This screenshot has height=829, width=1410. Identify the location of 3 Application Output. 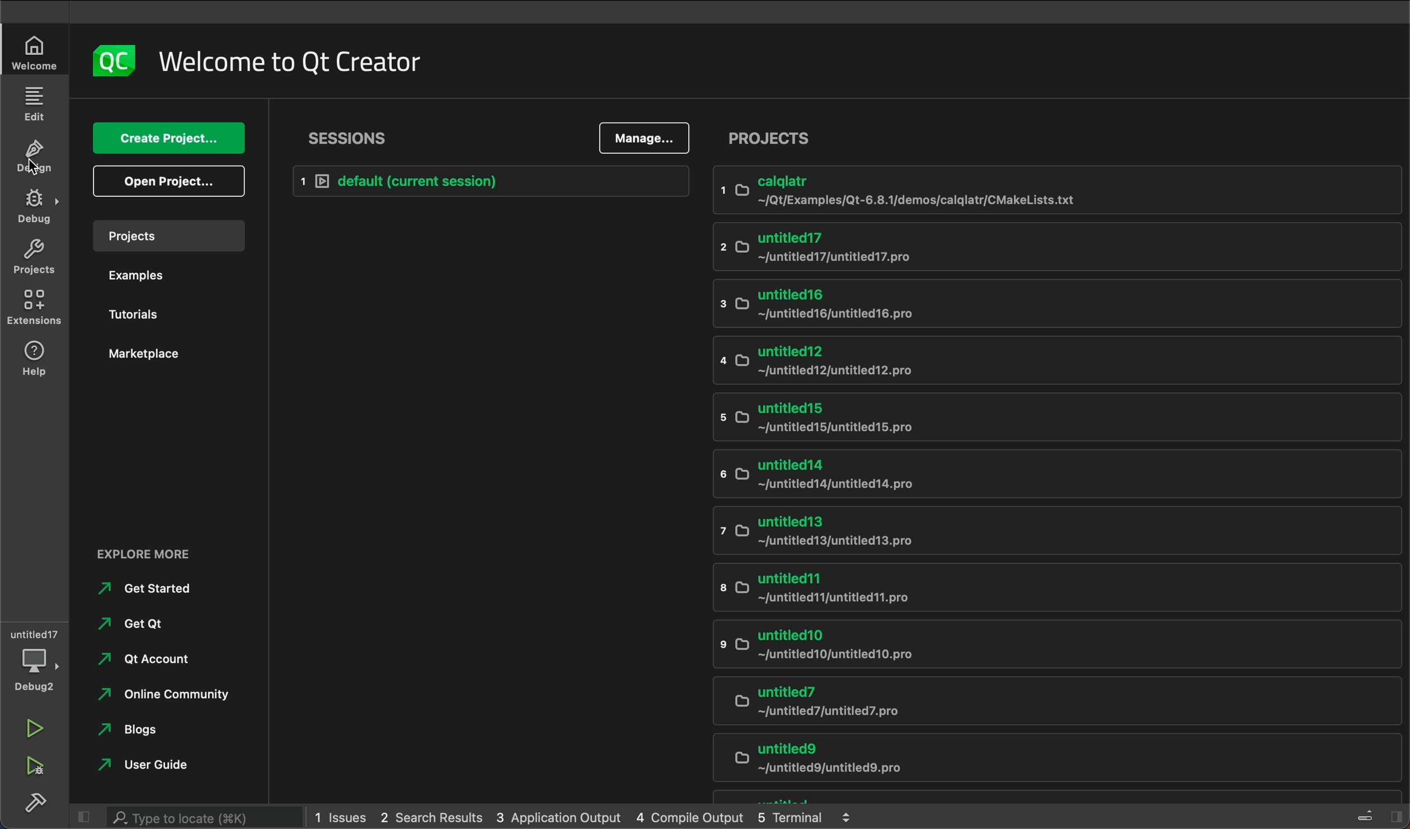
(560, 816).